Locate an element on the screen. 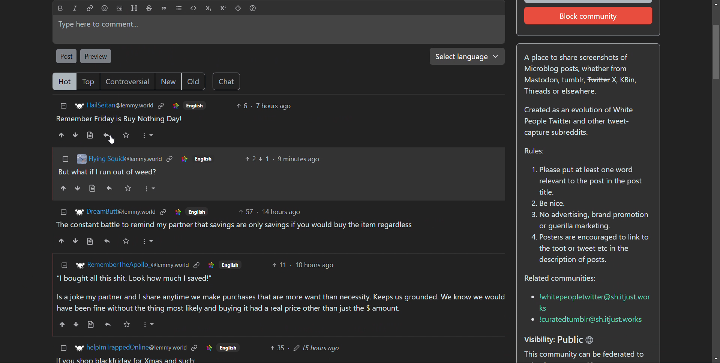  language is located at coordinates (196, 211).